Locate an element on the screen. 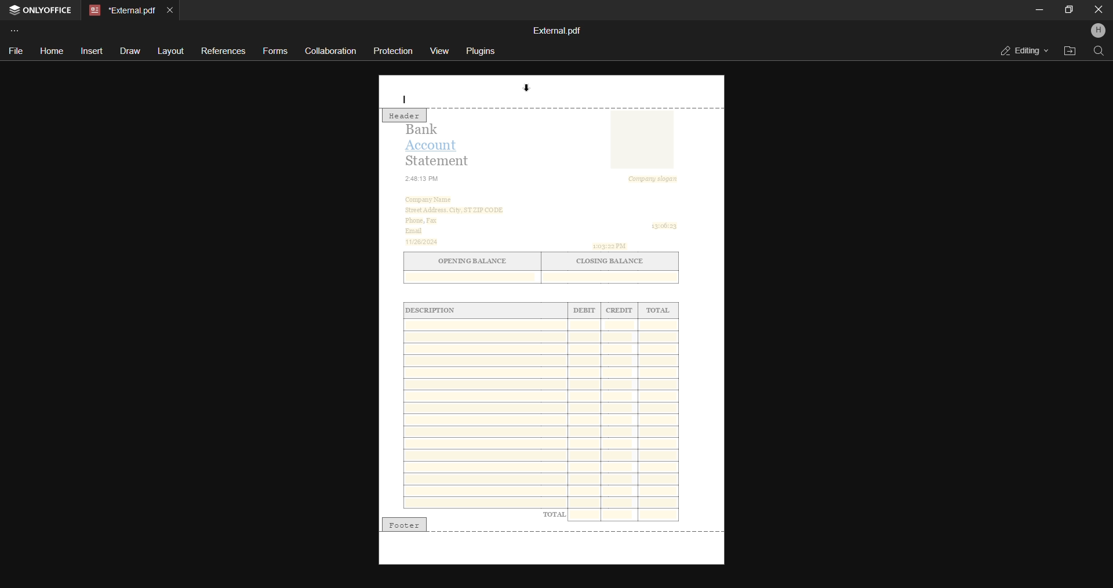  OnlyOffice application tab is located at coordinates (42, 11).